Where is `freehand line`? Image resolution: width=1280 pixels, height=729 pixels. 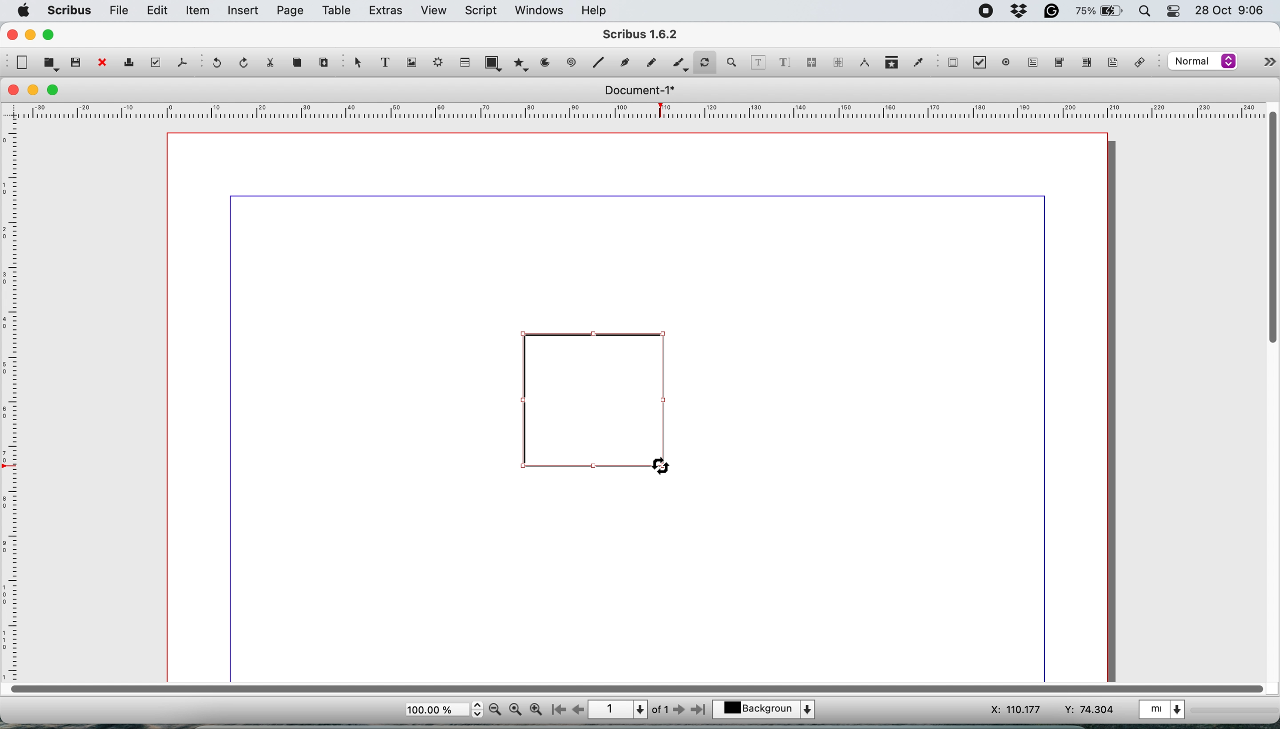
freehand line is located at coordinates (649, 62).